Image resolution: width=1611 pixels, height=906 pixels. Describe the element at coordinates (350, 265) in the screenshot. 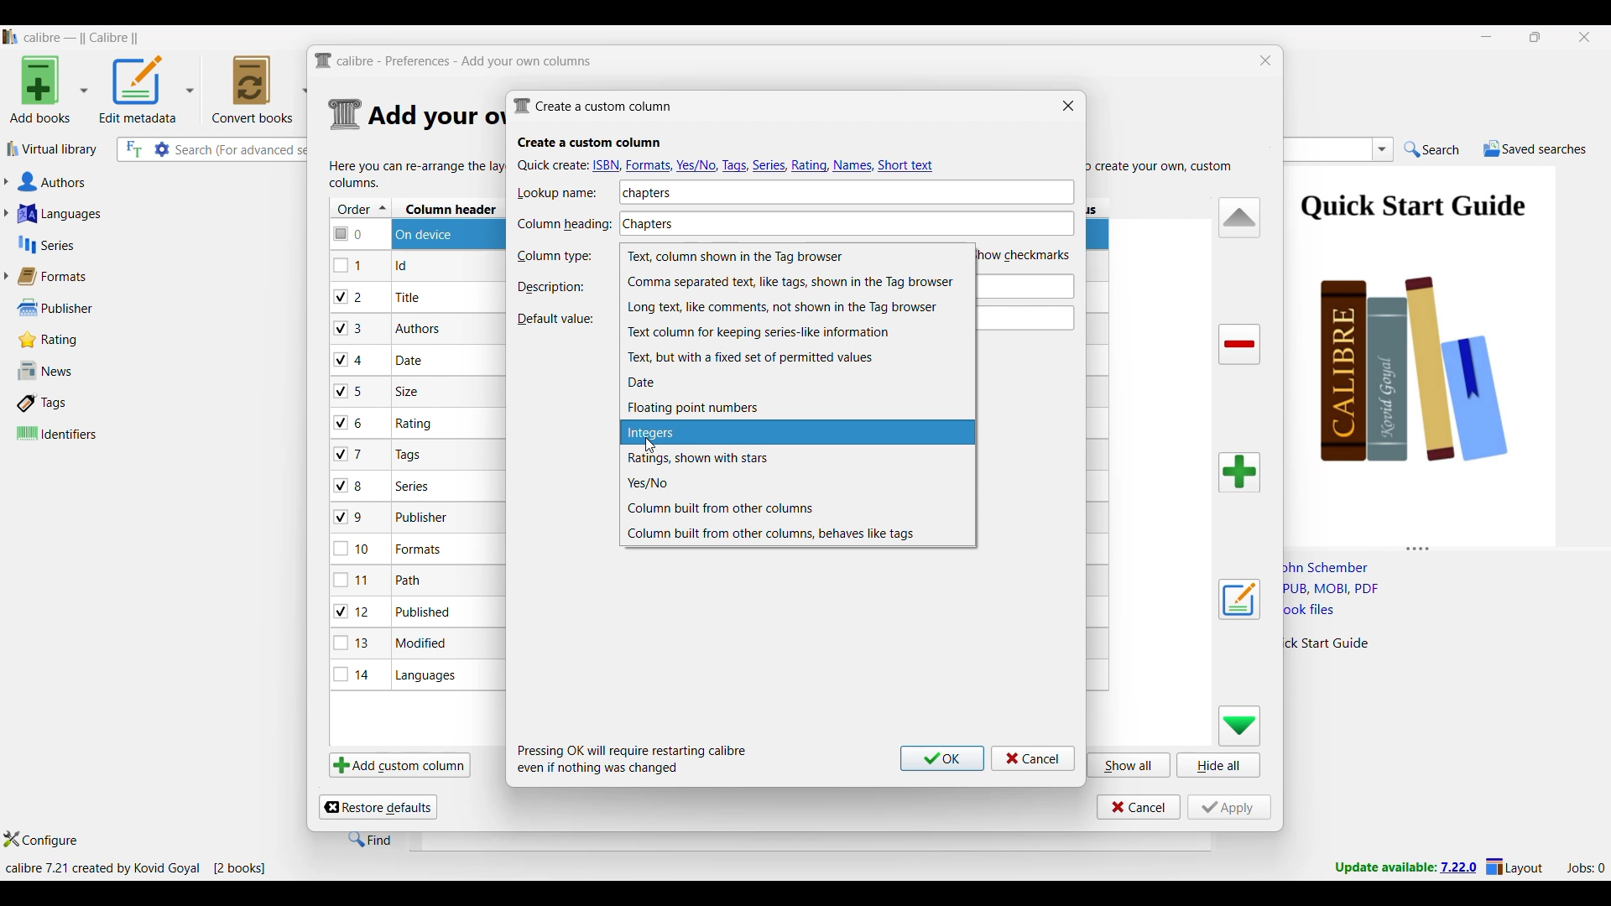

I see `checkbox - 1` at that location.